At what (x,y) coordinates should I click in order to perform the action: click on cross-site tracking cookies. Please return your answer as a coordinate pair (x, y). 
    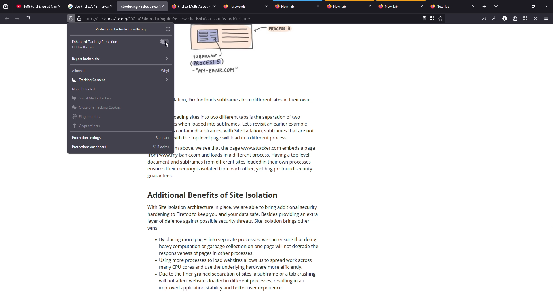
    Looking at the image, I should click on (97, 107).